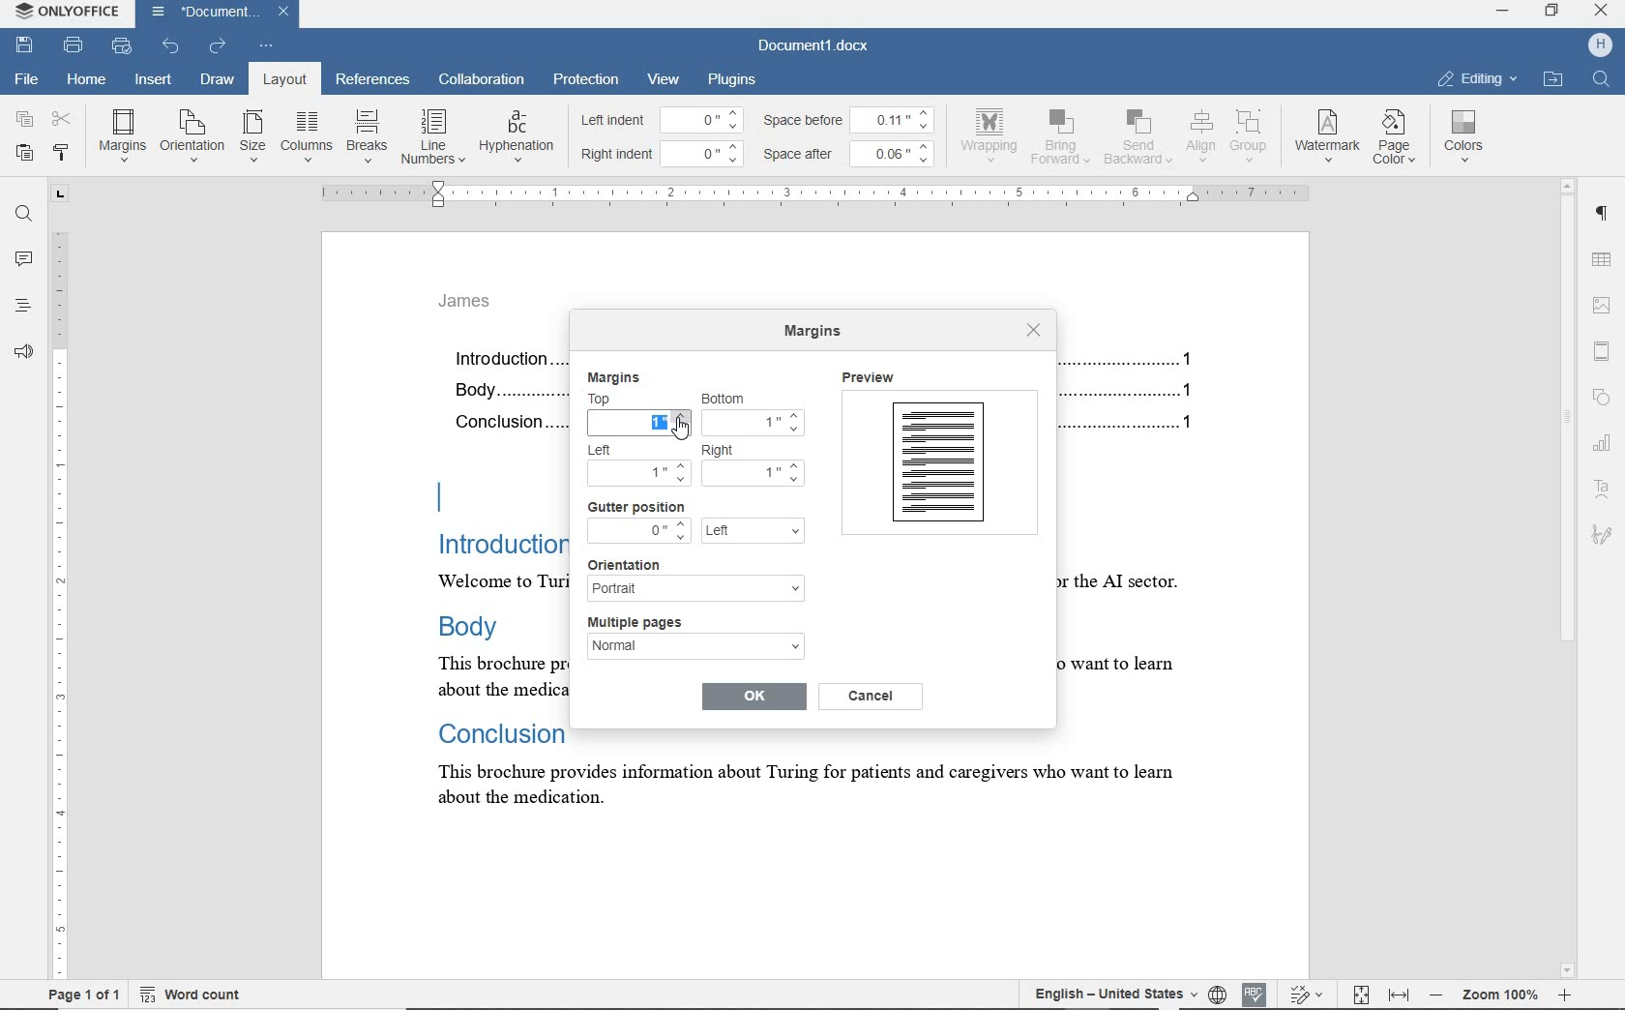 The image size is (1625, 1010). What do you see at coordinates (694, 589) in the screenshot?
I see `portrait` at bounding box center [694, 589].